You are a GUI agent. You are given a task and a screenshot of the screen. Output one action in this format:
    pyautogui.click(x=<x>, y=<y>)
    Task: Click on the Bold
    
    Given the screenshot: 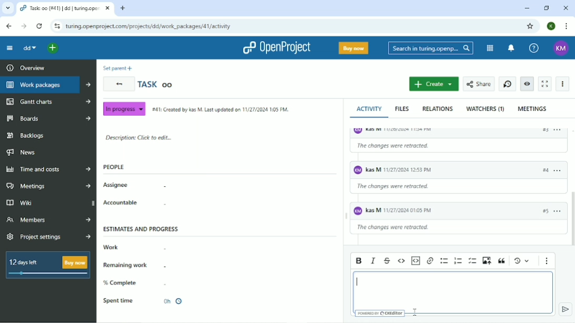 What is the action you would take?
    pyautogui.click(x=359, y=260)
    